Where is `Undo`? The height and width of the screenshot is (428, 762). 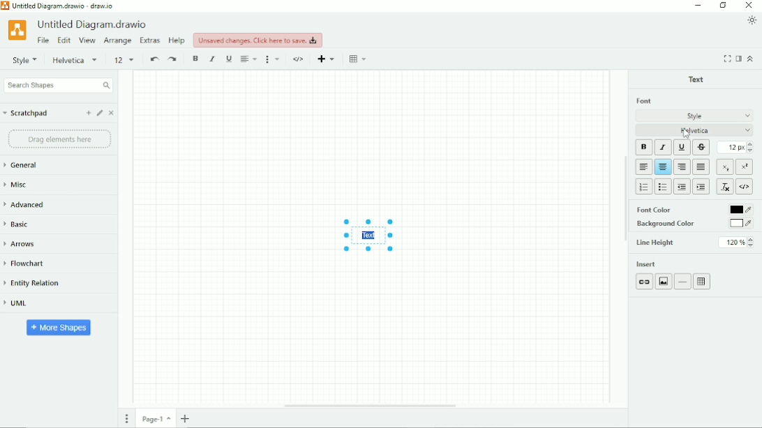
Undo is located at coordinates (154, 59).